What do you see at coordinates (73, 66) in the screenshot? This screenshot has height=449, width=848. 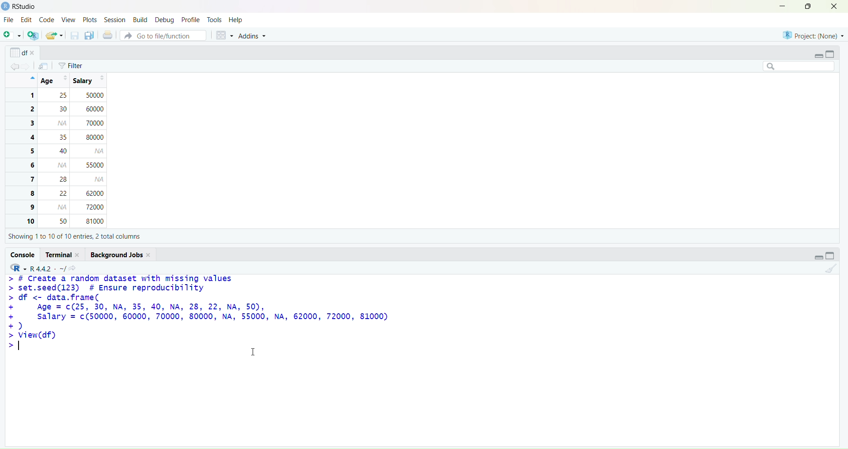 I see `filter` at bounding box center [73, 66].